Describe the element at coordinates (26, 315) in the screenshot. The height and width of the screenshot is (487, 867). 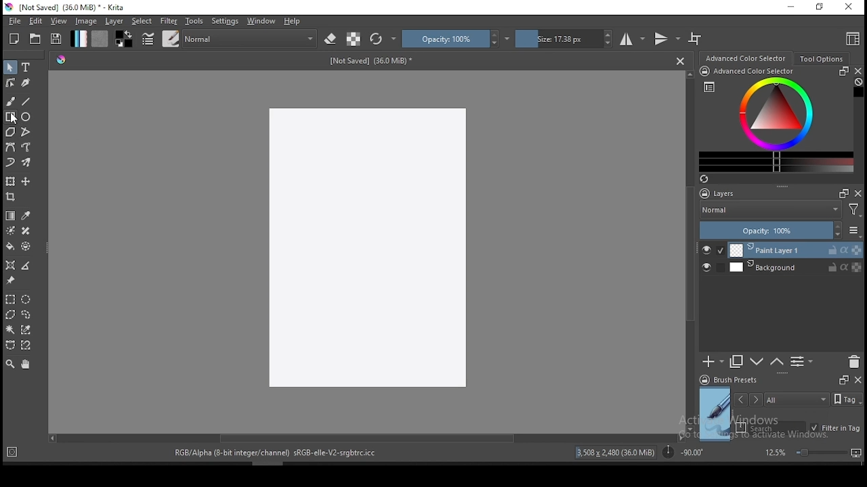
I see `freehand selection tool` at that location.